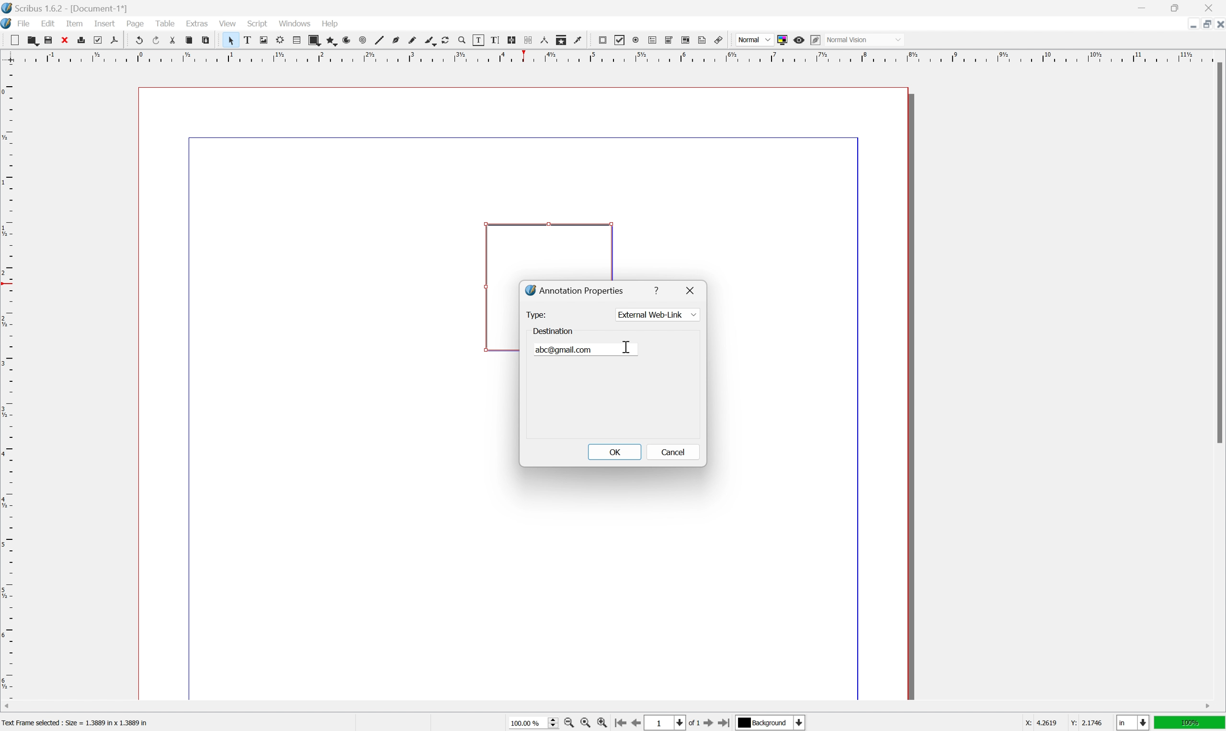 Image resolution: width=1226 pixels, height=731 pixels. Describe the element at coordinates (296, 40) in the screenshot. I see `table` at that location.